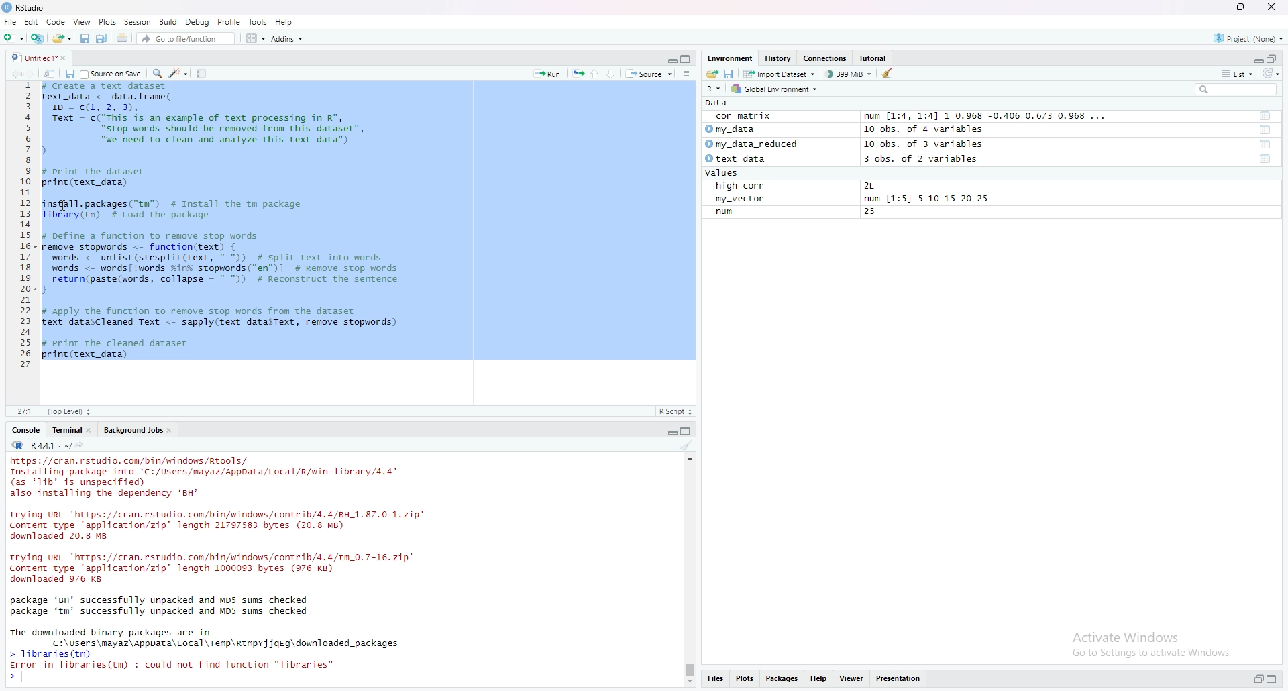 Image resolution: width=1288 pixels, height=691 pixels. I want to click on viewer, so click(851, 678).